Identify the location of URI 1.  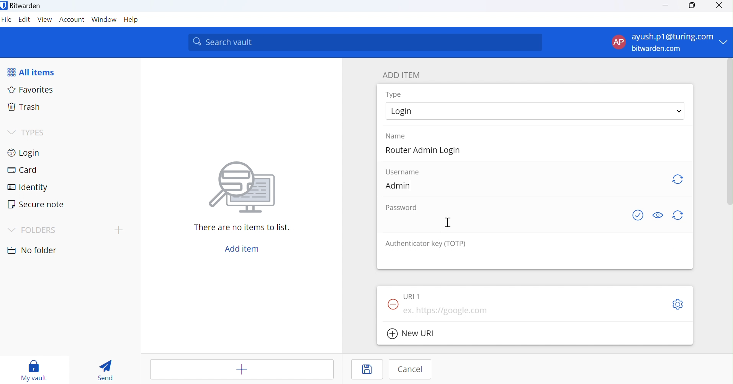
(412, 297).